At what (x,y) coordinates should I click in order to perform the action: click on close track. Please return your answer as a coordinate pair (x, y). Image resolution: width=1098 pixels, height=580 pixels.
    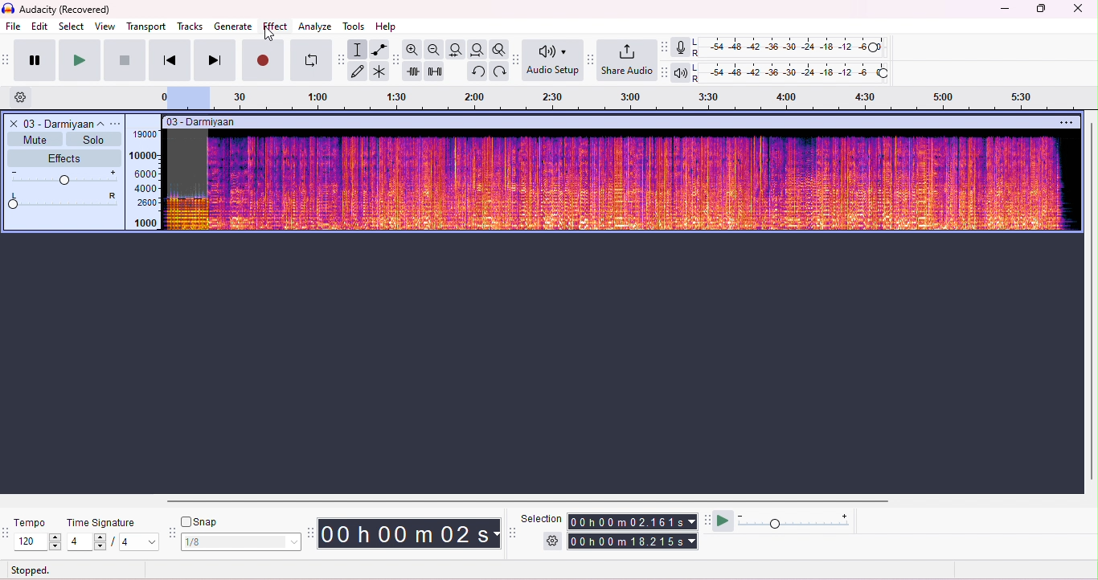
    Looking at the image, I should click on (12, 123).